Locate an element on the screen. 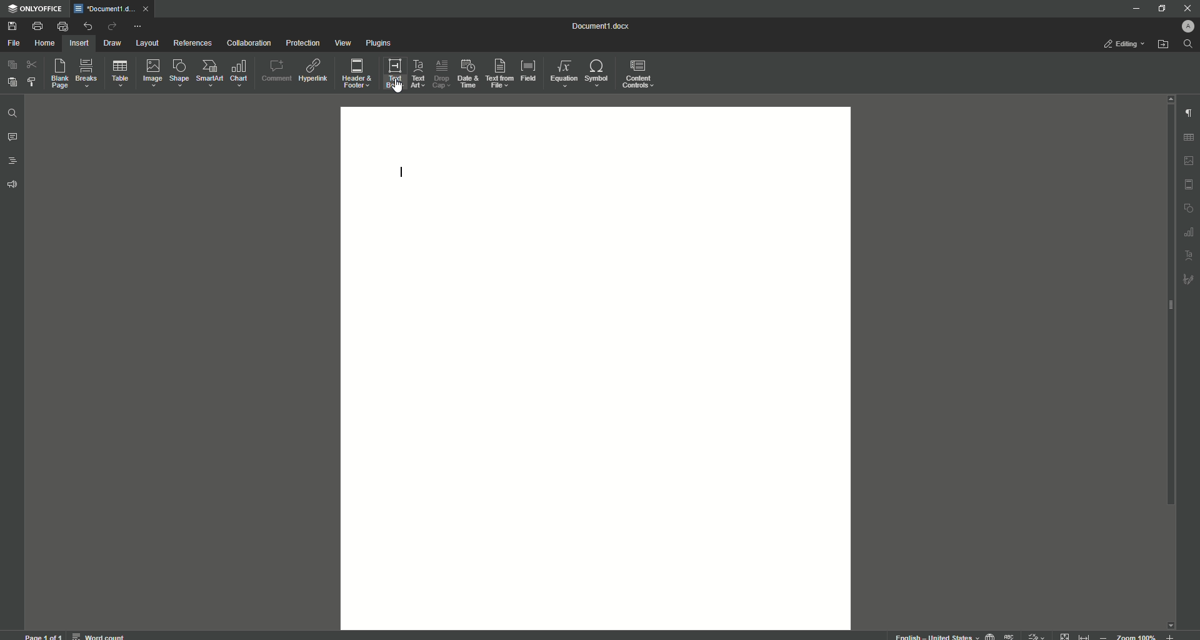 The image size is (1200, 640). Header and Footer is located at coordinates (356, 74).